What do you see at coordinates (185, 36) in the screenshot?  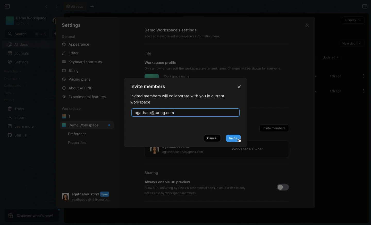 I see `‘You can view current workspace's information here.` at bounding box center [185, 36].